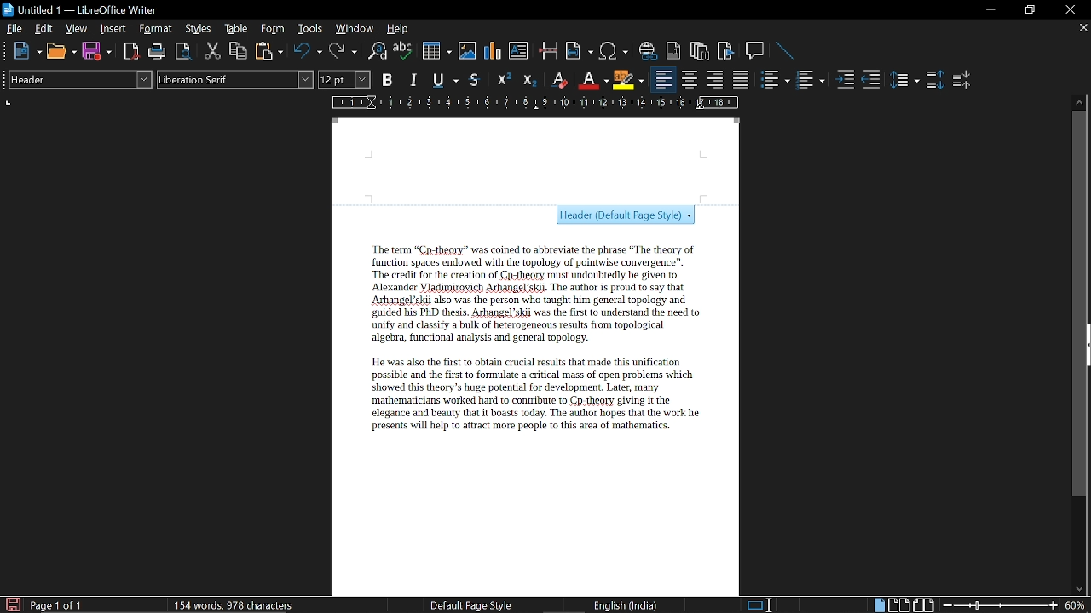 This screenshot has width=1091, height=613. Describe the element at coordinates (627, 605) in the screenshot. I see ` language` at that location.